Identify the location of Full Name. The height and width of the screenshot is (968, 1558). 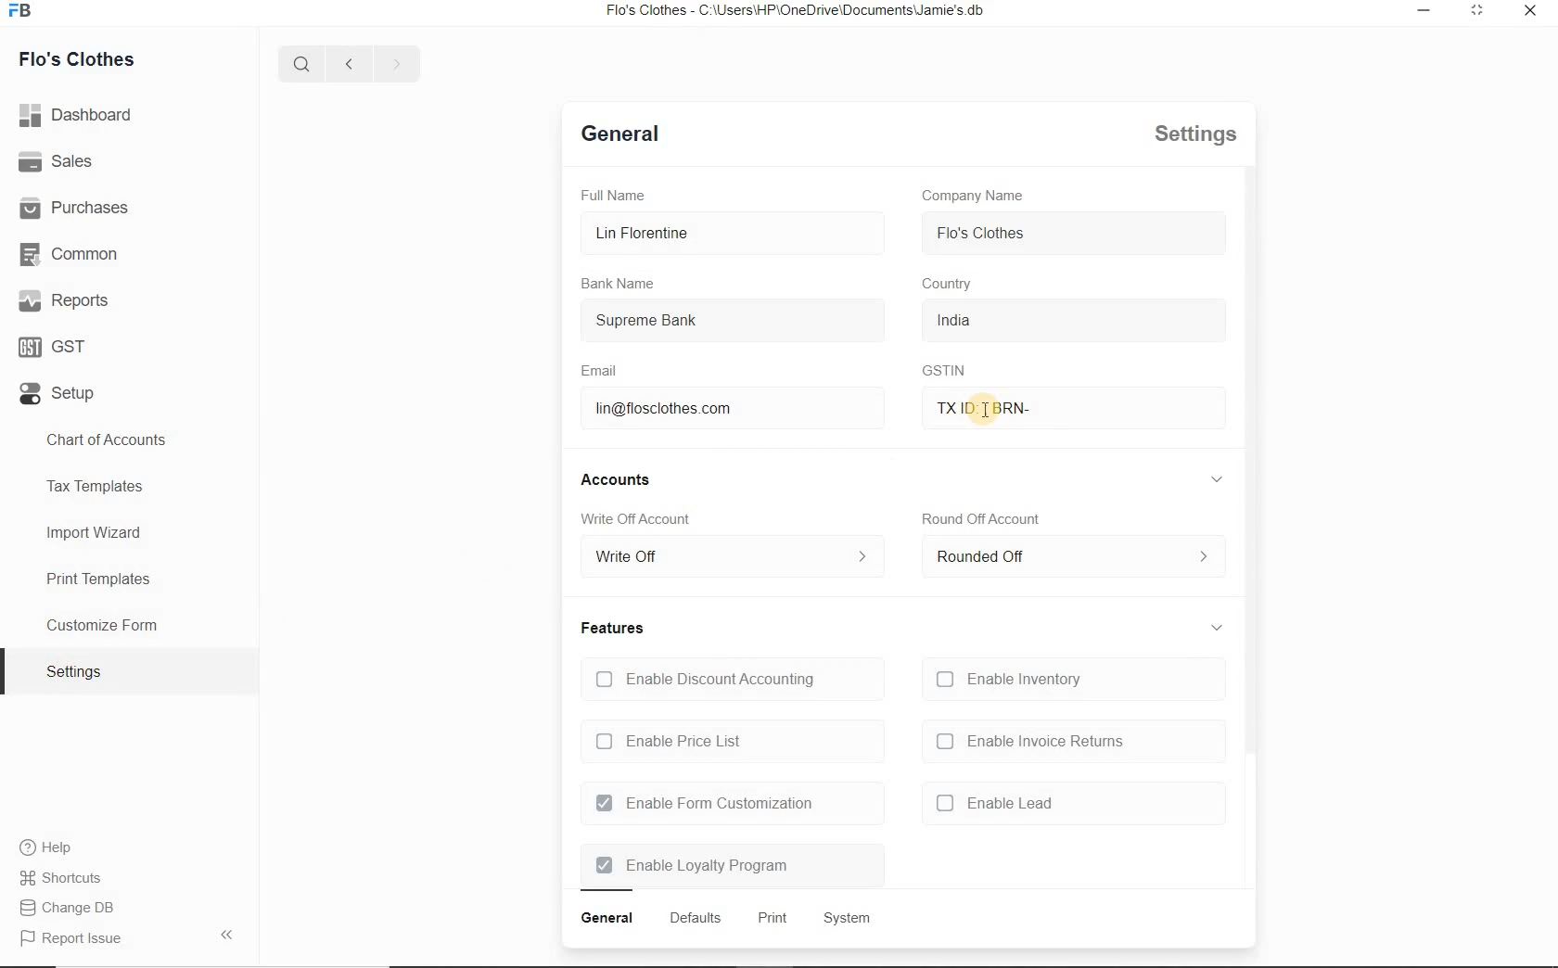
(619, 195).